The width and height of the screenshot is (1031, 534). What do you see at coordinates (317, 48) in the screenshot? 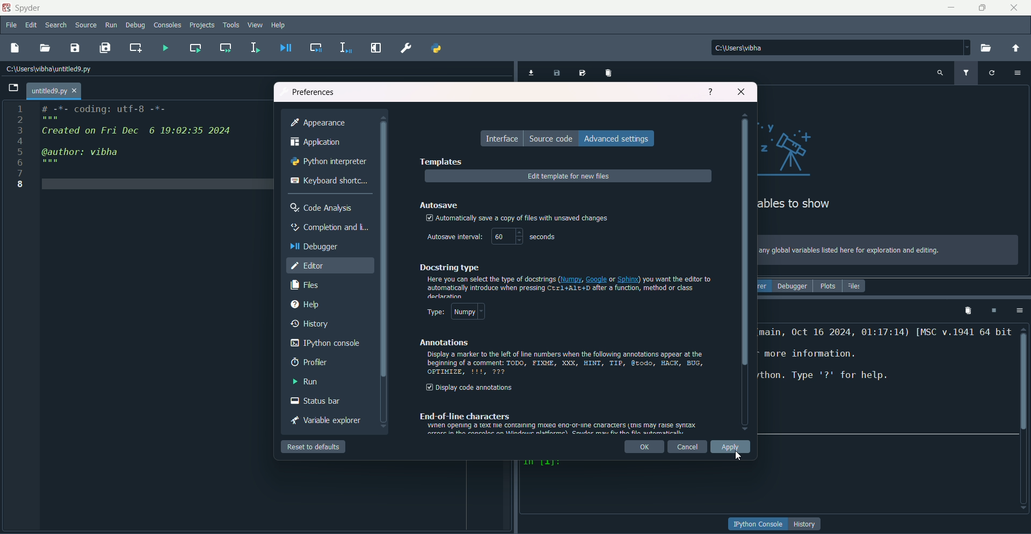
I see `debug cell` at bounding box center [317, 48].